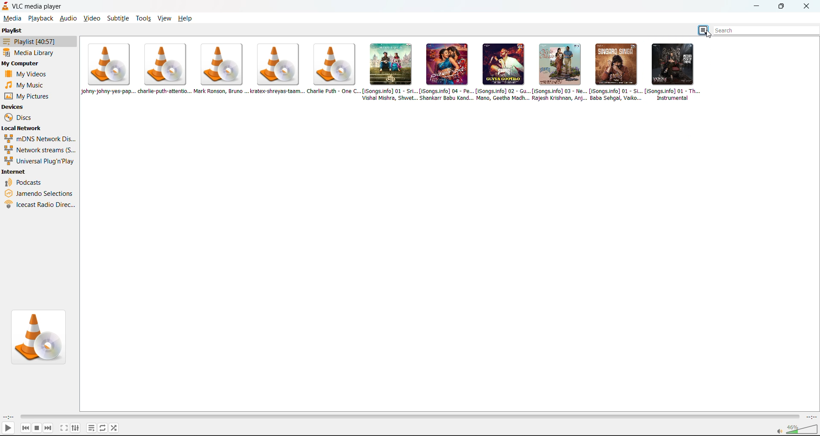  I want to click on stop, so click(36, 428).